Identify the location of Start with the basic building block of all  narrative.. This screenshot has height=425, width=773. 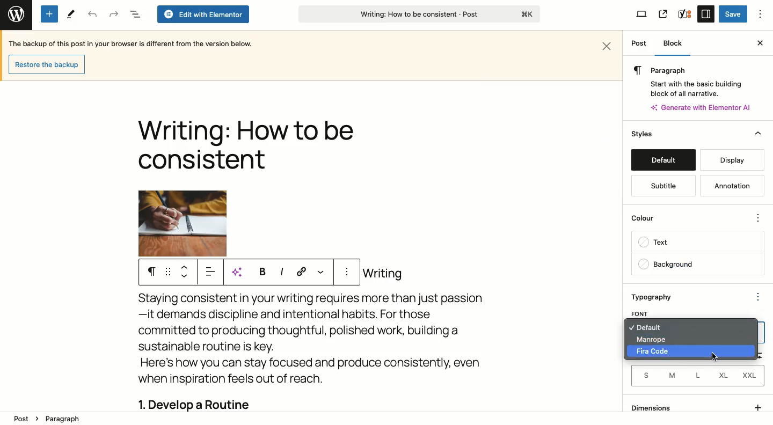
(695, 87).